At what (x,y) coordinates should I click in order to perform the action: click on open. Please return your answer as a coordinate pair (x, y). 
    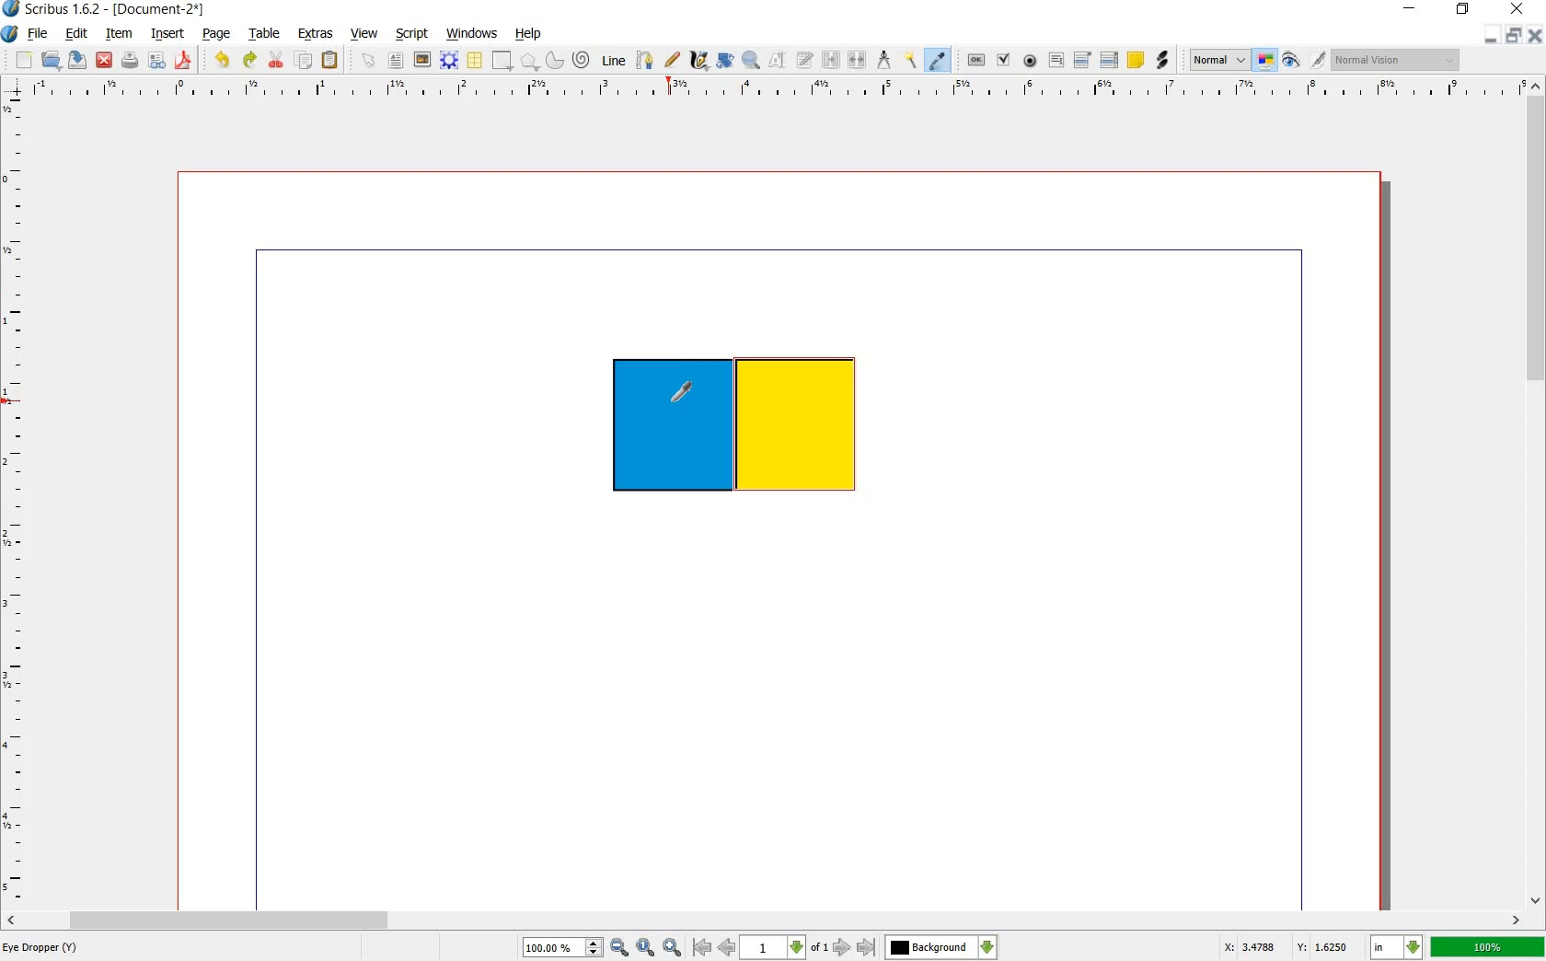
    Looking at the image, I should click on (50, 60).